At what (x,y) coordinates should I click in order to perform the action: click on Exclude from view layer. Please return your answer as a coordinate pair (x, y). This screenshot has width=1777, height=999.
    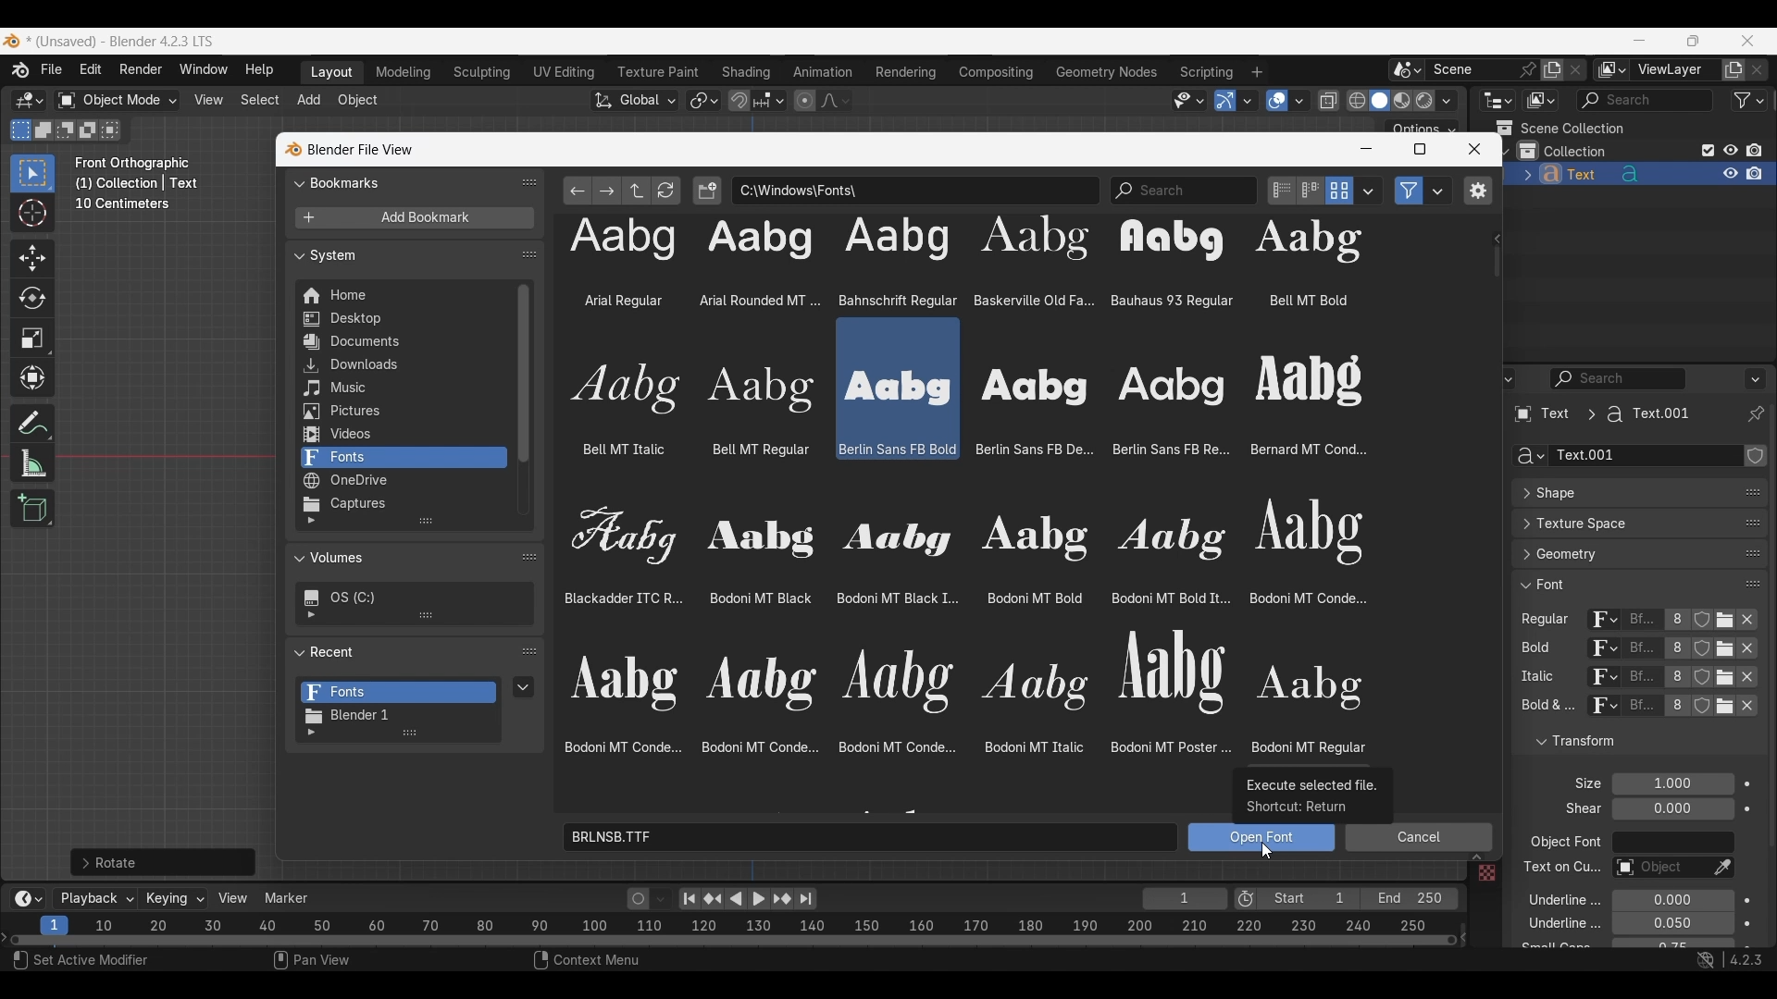
    Looking at the image, I should click on (1709, 150).